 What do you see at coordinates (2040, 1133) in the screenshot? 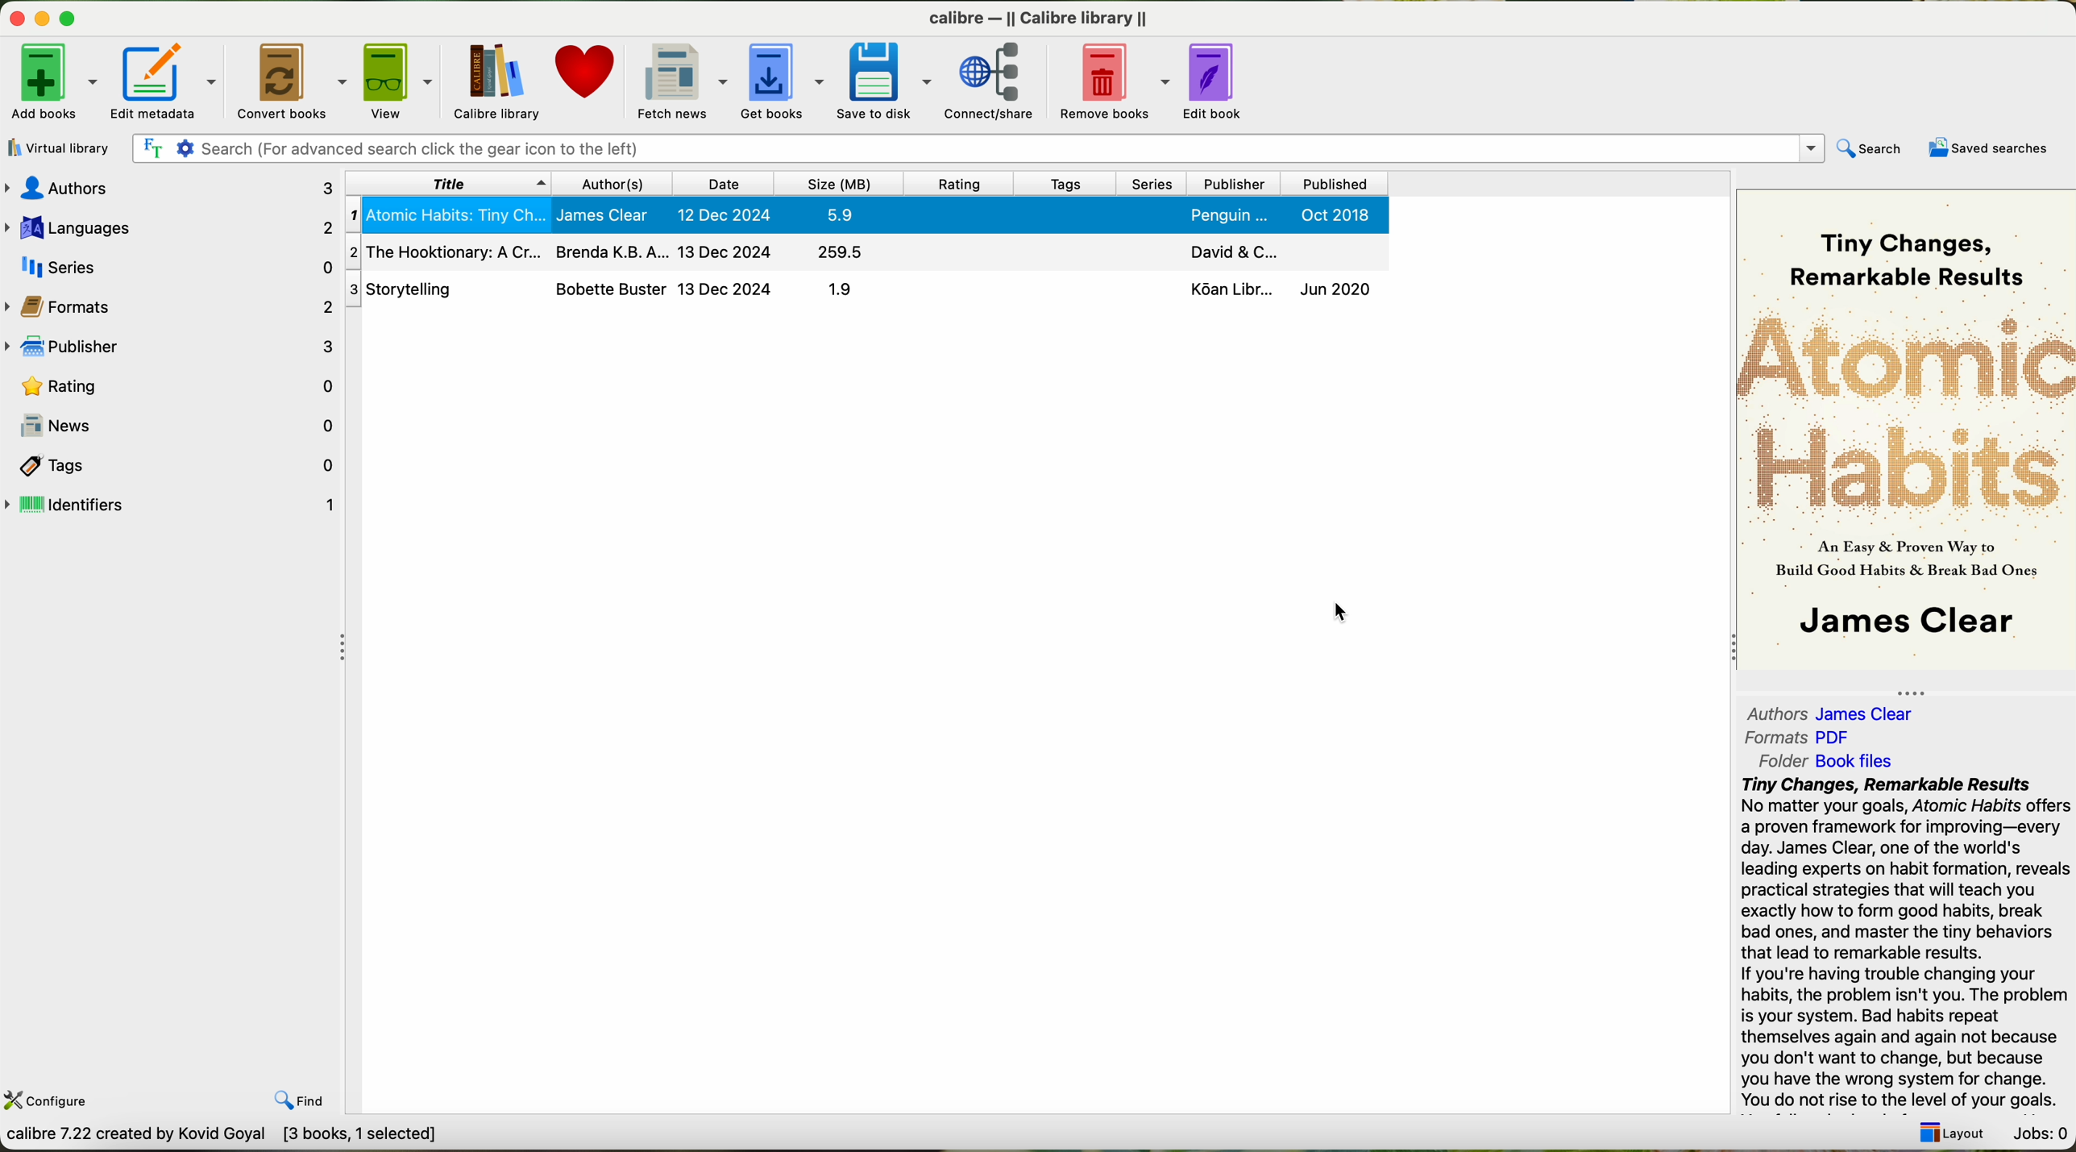
I see `Jobs: 0` at bounding box center [2040, 1133].